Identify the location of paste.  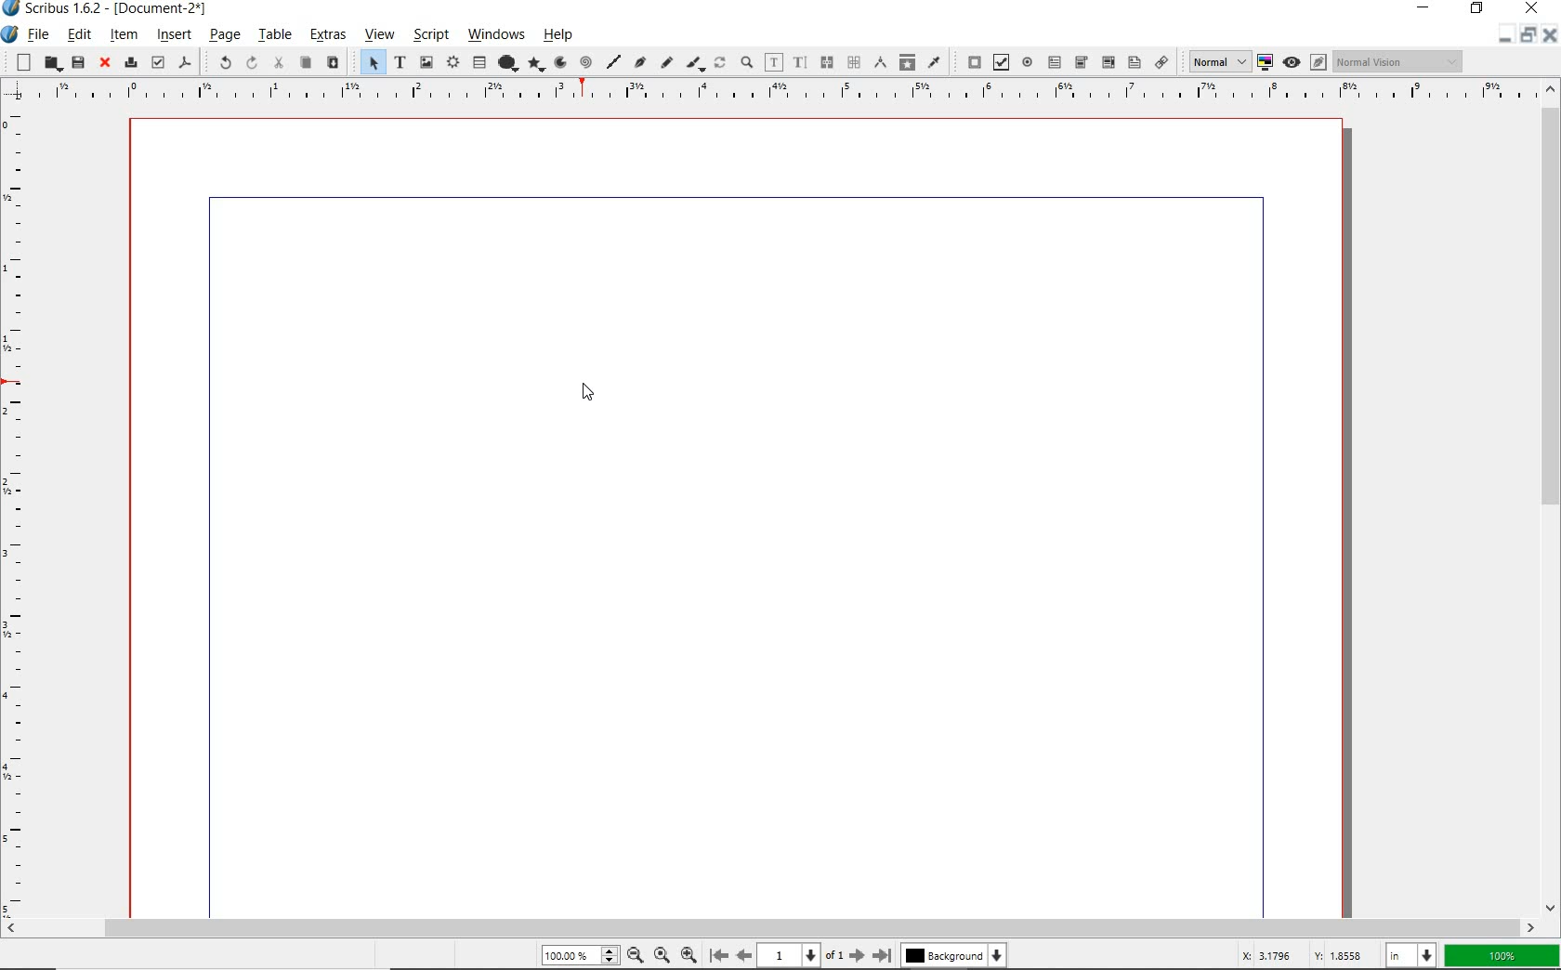
(333, 63).